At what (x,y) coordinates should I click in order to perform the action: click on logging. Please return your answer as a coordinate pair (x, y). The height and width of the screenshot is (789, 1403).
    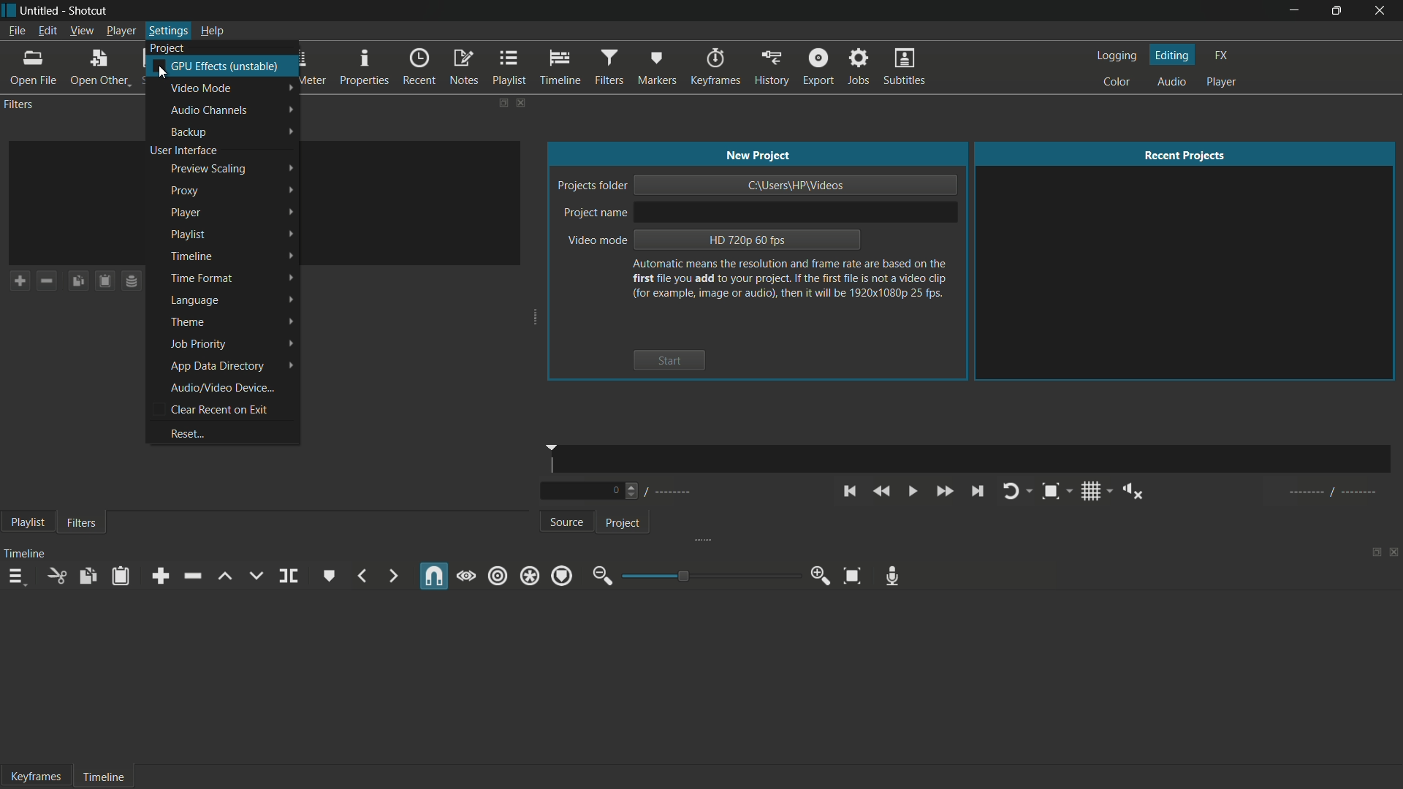
    Looking at the image, I should click on (1116, 56).